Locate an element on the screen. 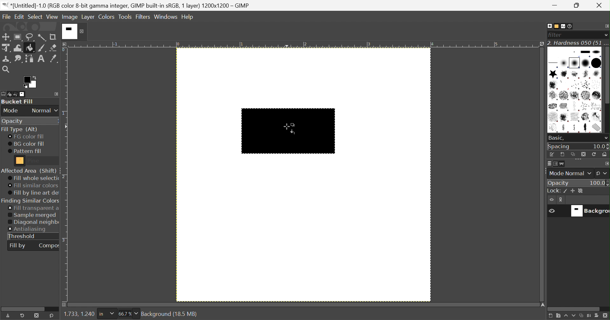 This screenshot has width=610, height=320. Delete Tool Preset... is located at coordinates (37, 315).